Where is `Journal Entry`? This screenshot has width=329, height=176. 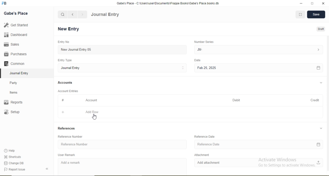 Journal Entry is located at coordinates (21, 73).